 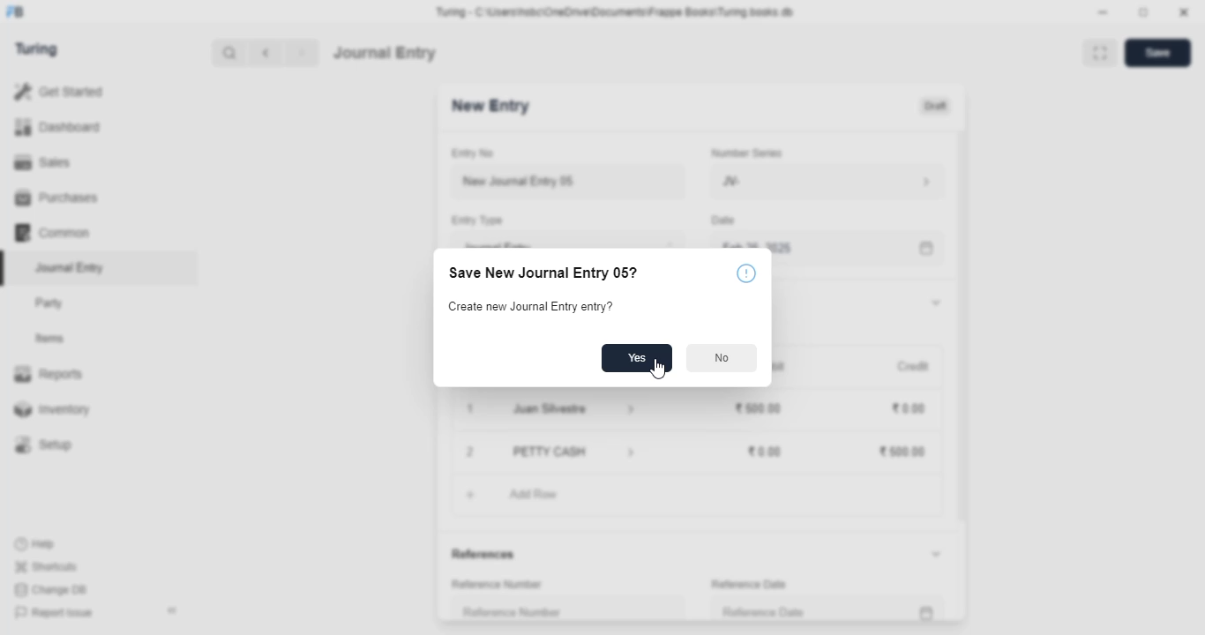 What do you see at coordinates (909, 408) in the screenshot?
I see `₹0.00` at bounding box center [909, 408].